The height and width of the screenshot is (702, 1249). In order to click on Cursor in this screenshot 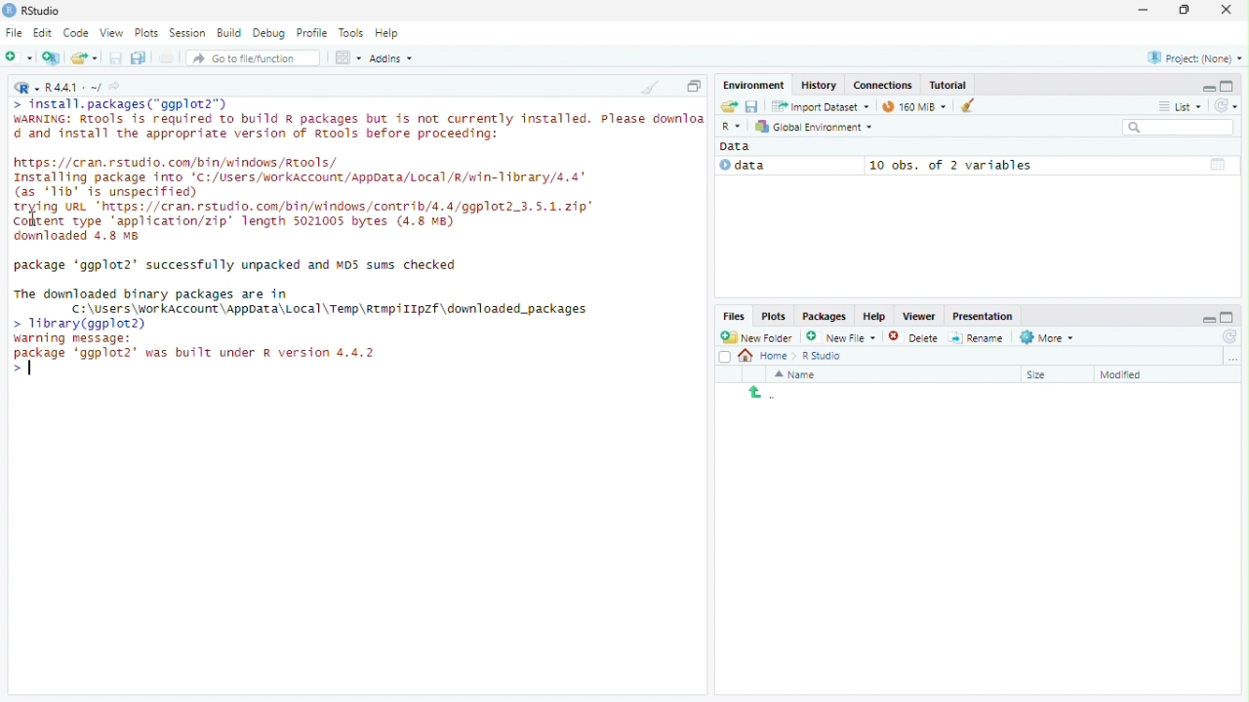, I will do `click(30, 367)`.